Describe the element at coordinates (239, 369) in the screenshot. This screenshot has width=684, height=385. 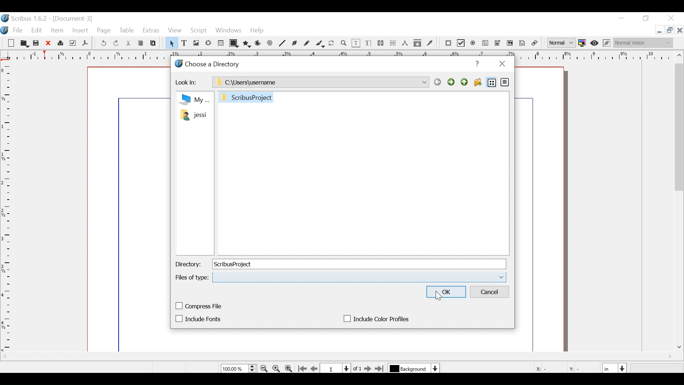
I see `Zoom` at that location.